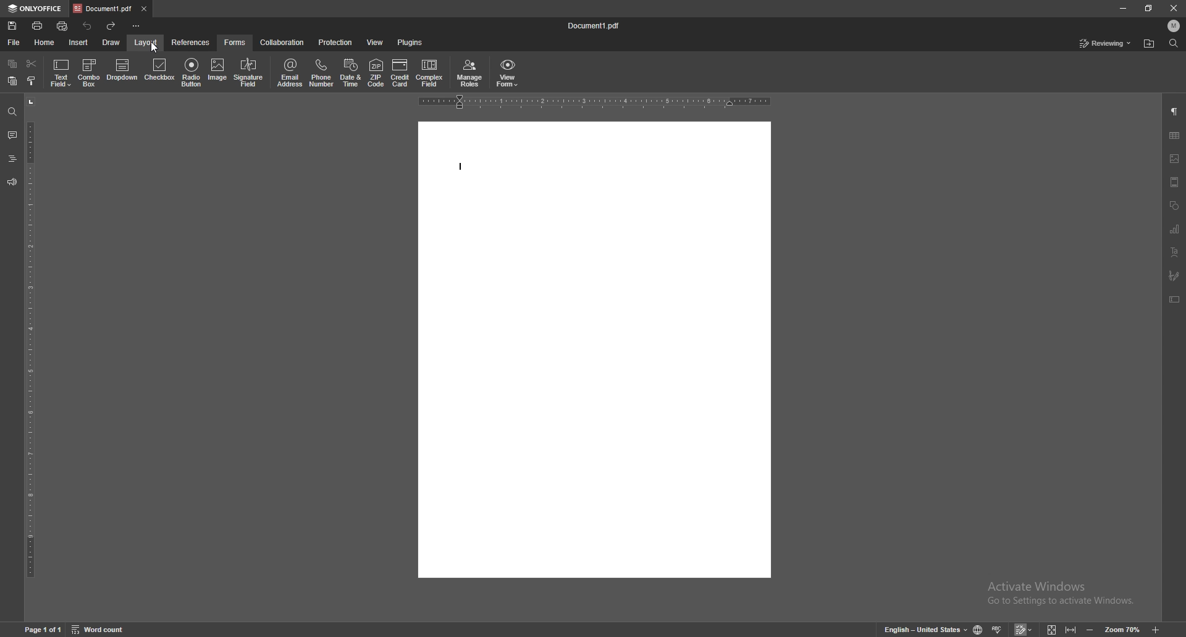 The image size is (1186, 637). What do you see at coordinates (282, 42) in the screenshot?
I see `collaboration` at bounding box center [282, 42].